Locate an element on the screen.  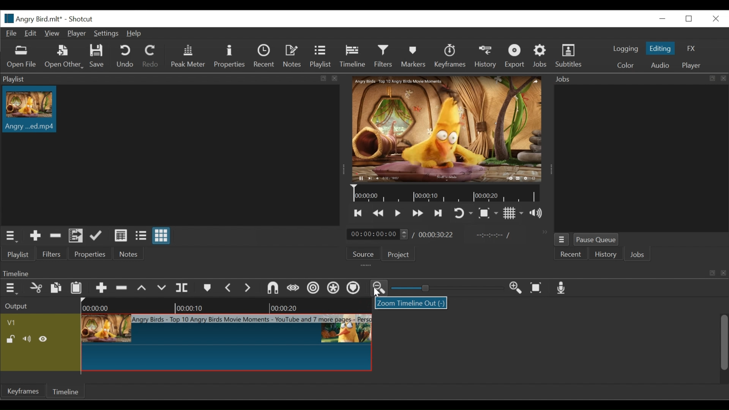
Scrub while dragging is located at coordinates (293, 289).